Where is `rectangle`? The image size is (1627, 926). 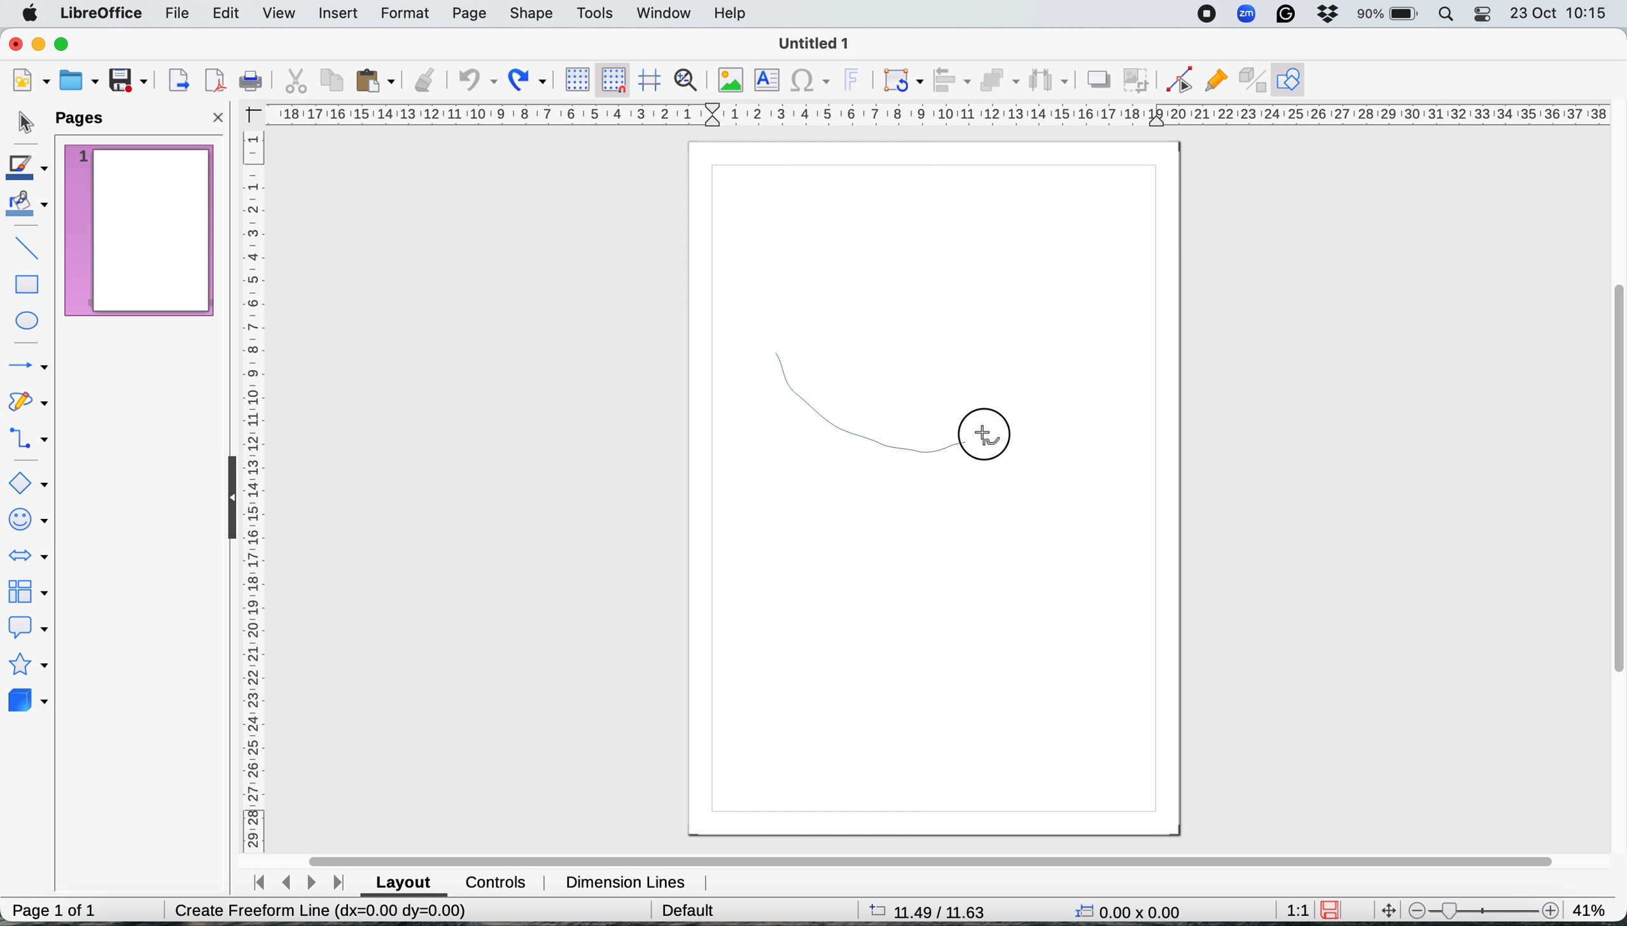 rectangle is located at coordinates (28, 284).